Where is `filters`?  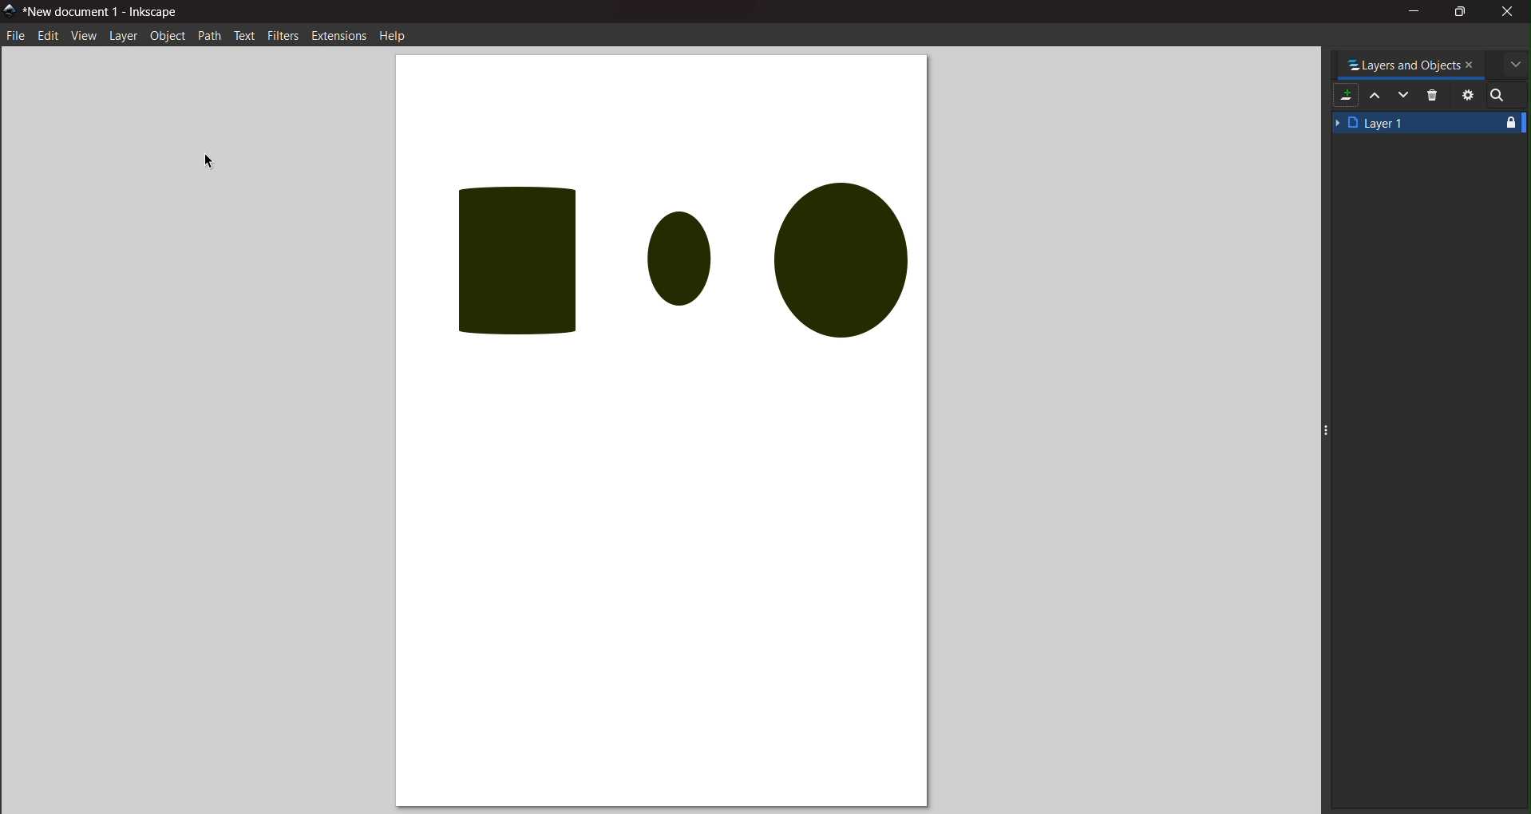
filters is located at coordinates (285, 34).